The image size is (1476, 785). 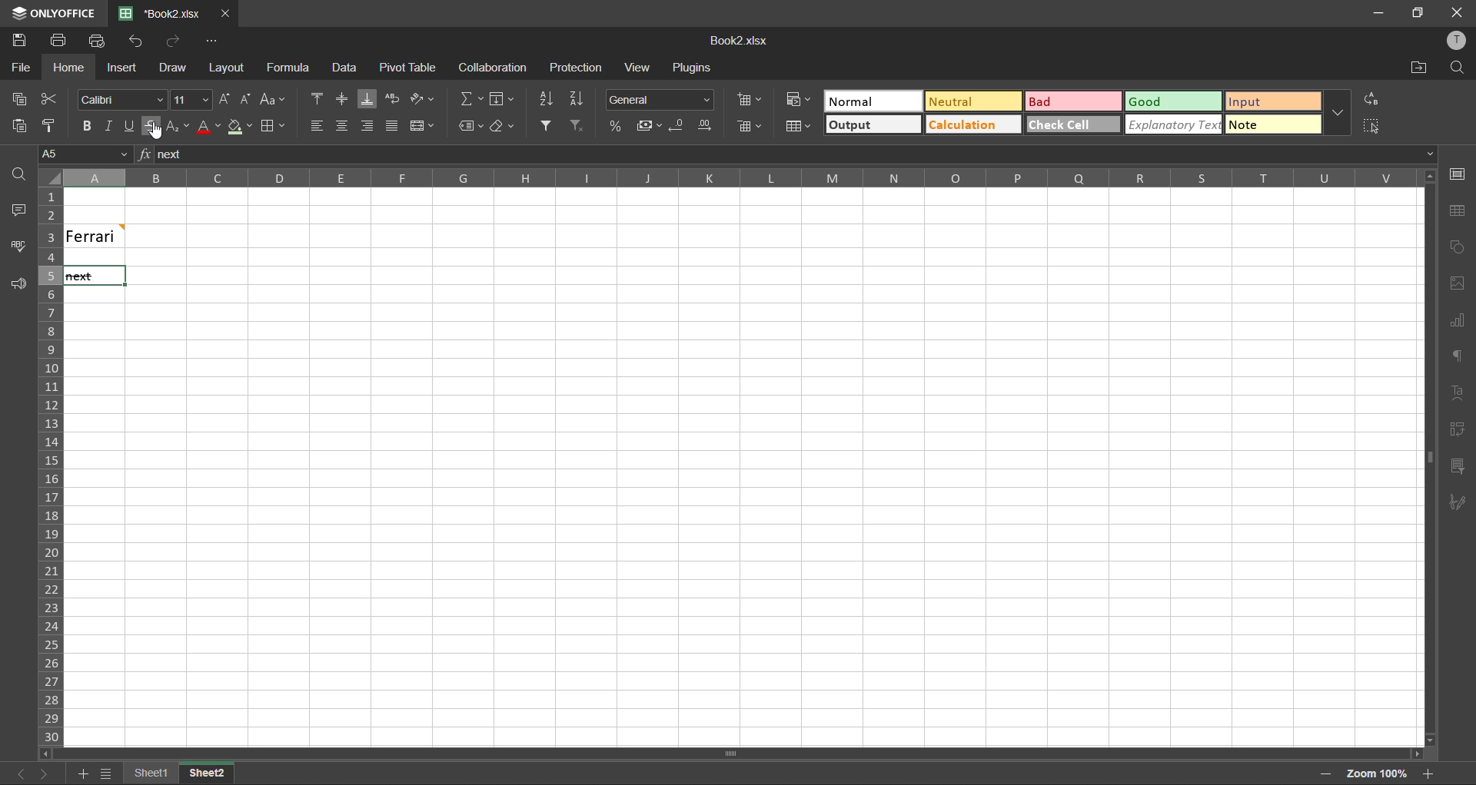 What do you see at coordinates (106, 774) in the screenshot?
I see `sheet names` at bounding box center [106, 774].